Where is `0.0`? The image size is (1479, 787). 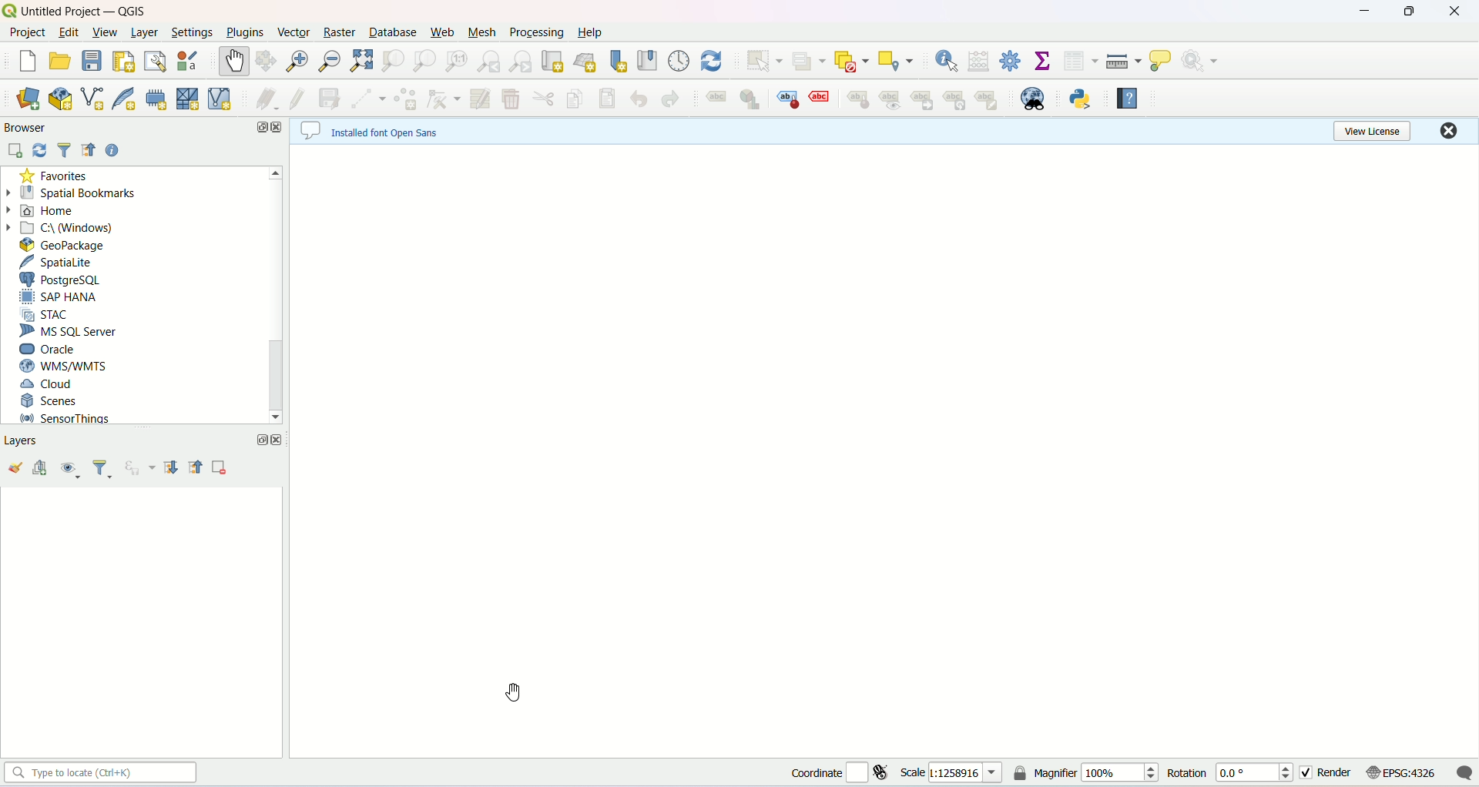
0.0 is located at coordinates (1254, 775).